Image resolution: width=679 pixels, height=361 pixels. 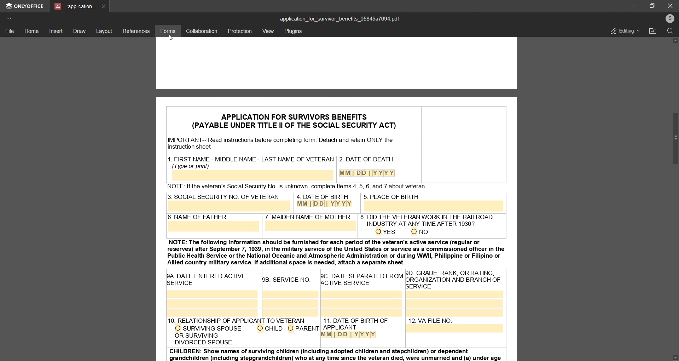 I want to click on scroll bar, so click(x=675, y=139).